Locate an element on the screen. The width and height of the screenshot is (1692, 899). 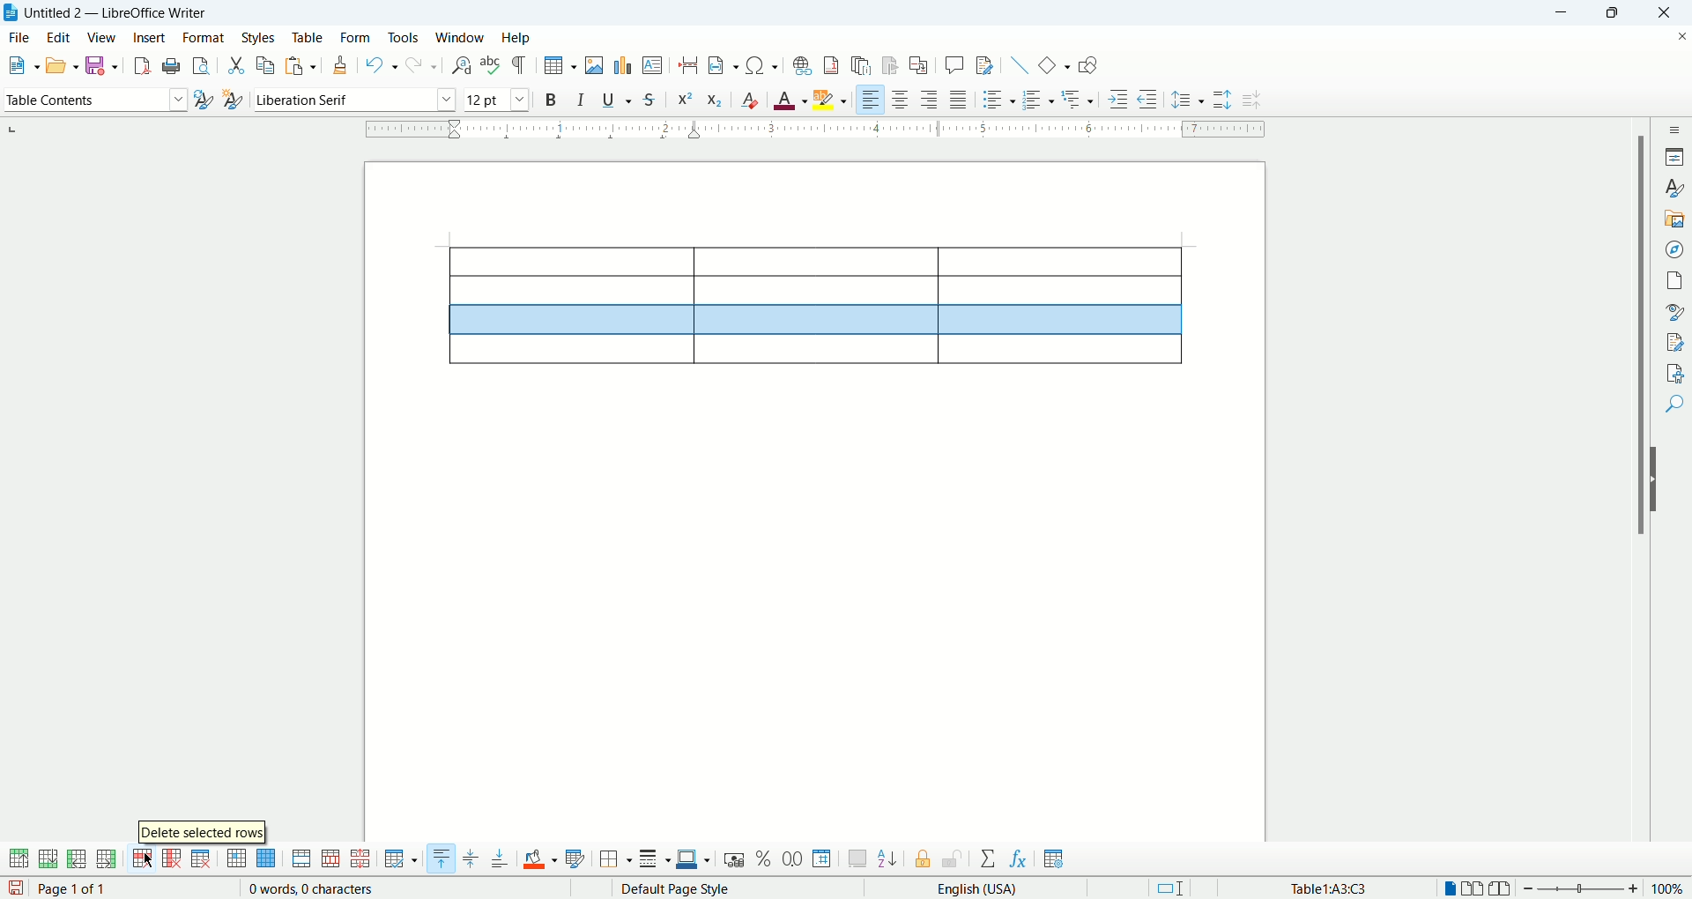
multiple page view is located at coordinates (1474, 887).